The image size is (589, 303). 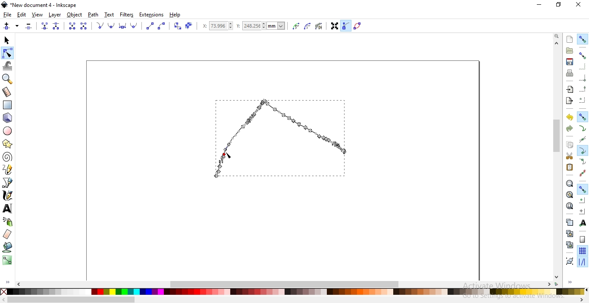 I want to click on extensions, so click(x=151, y=15).